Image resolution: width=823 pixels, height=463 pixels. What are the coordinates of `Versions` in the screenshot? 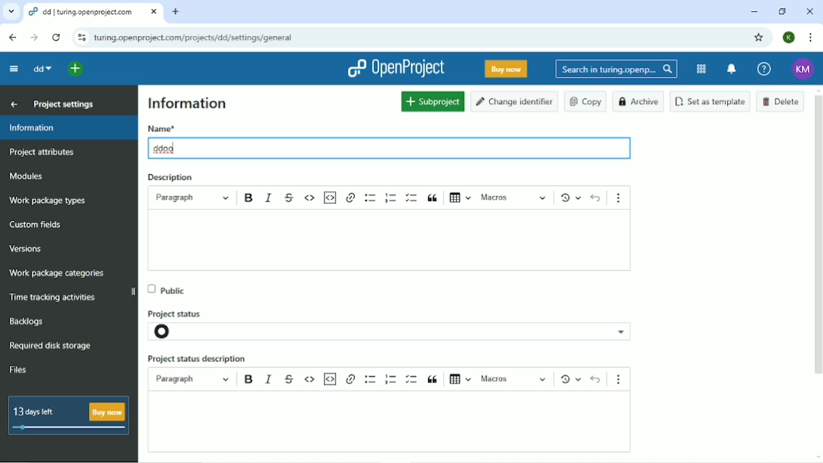 It's located at (26, 250).